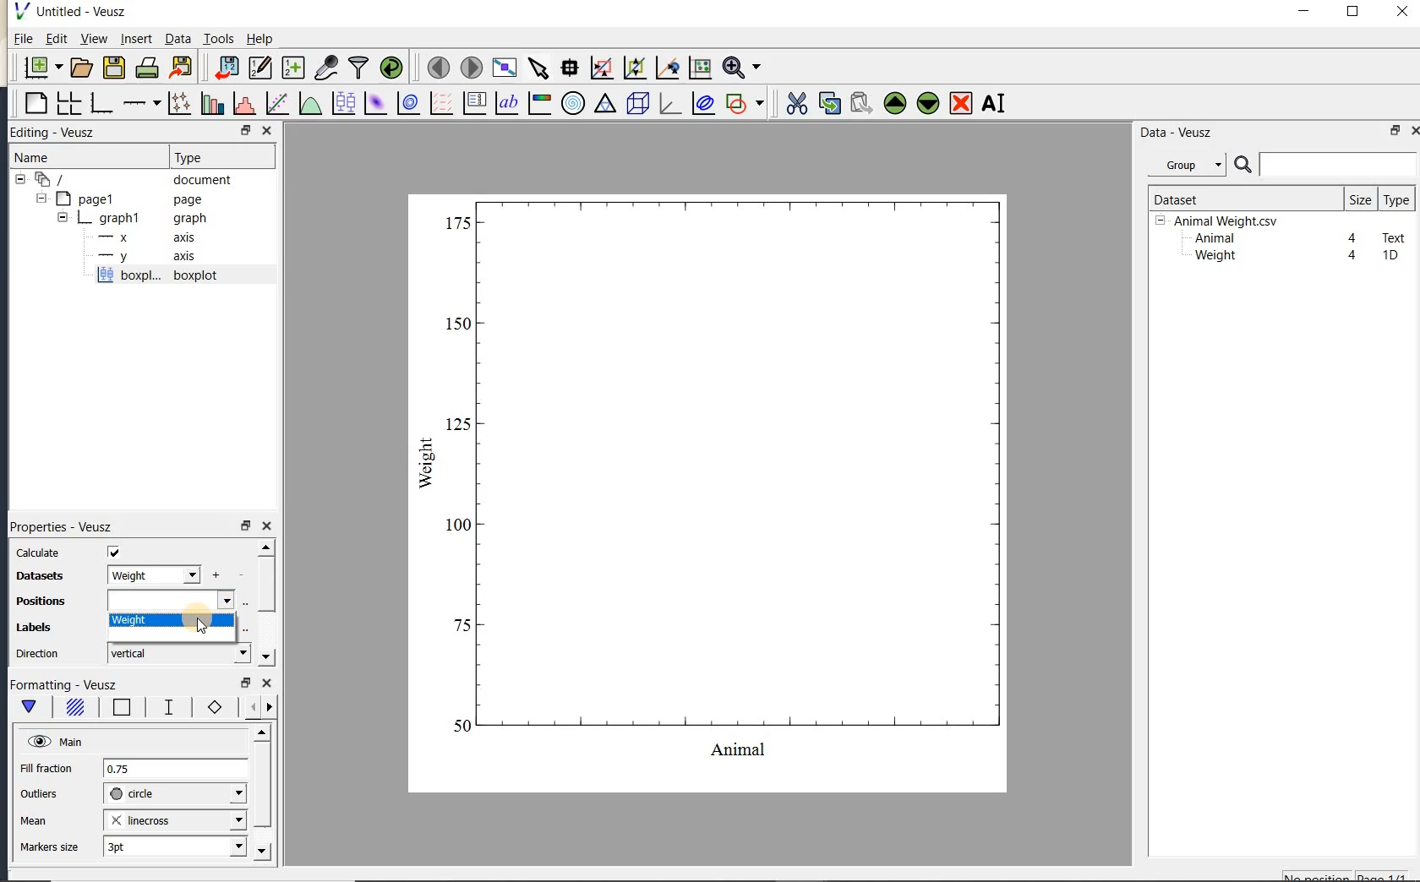  I want to click on save the document, so click(113, 68).